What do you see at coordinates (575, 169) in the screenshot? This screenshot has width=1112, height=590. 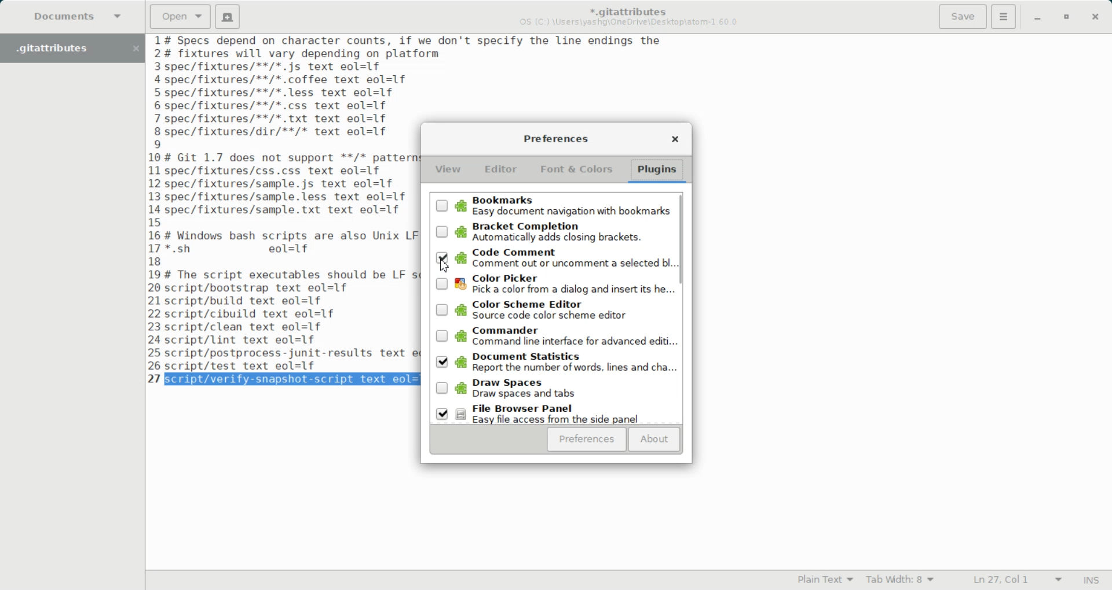 I see `Font & Colors` at bounding box center [575, 169].